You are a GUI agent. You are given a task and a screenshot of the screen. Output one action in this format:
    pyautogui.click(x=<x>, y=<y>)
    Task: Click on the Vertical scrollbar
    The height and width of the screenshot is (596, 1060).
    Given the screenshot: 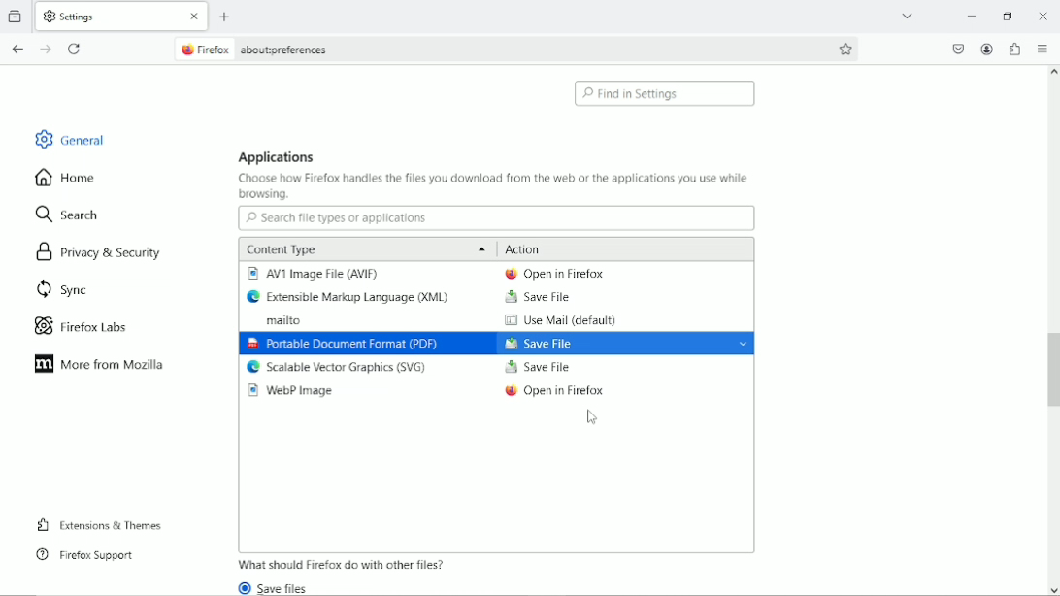 What is the action you would take?
    pyautogui.click(x=1052, y=371)
    